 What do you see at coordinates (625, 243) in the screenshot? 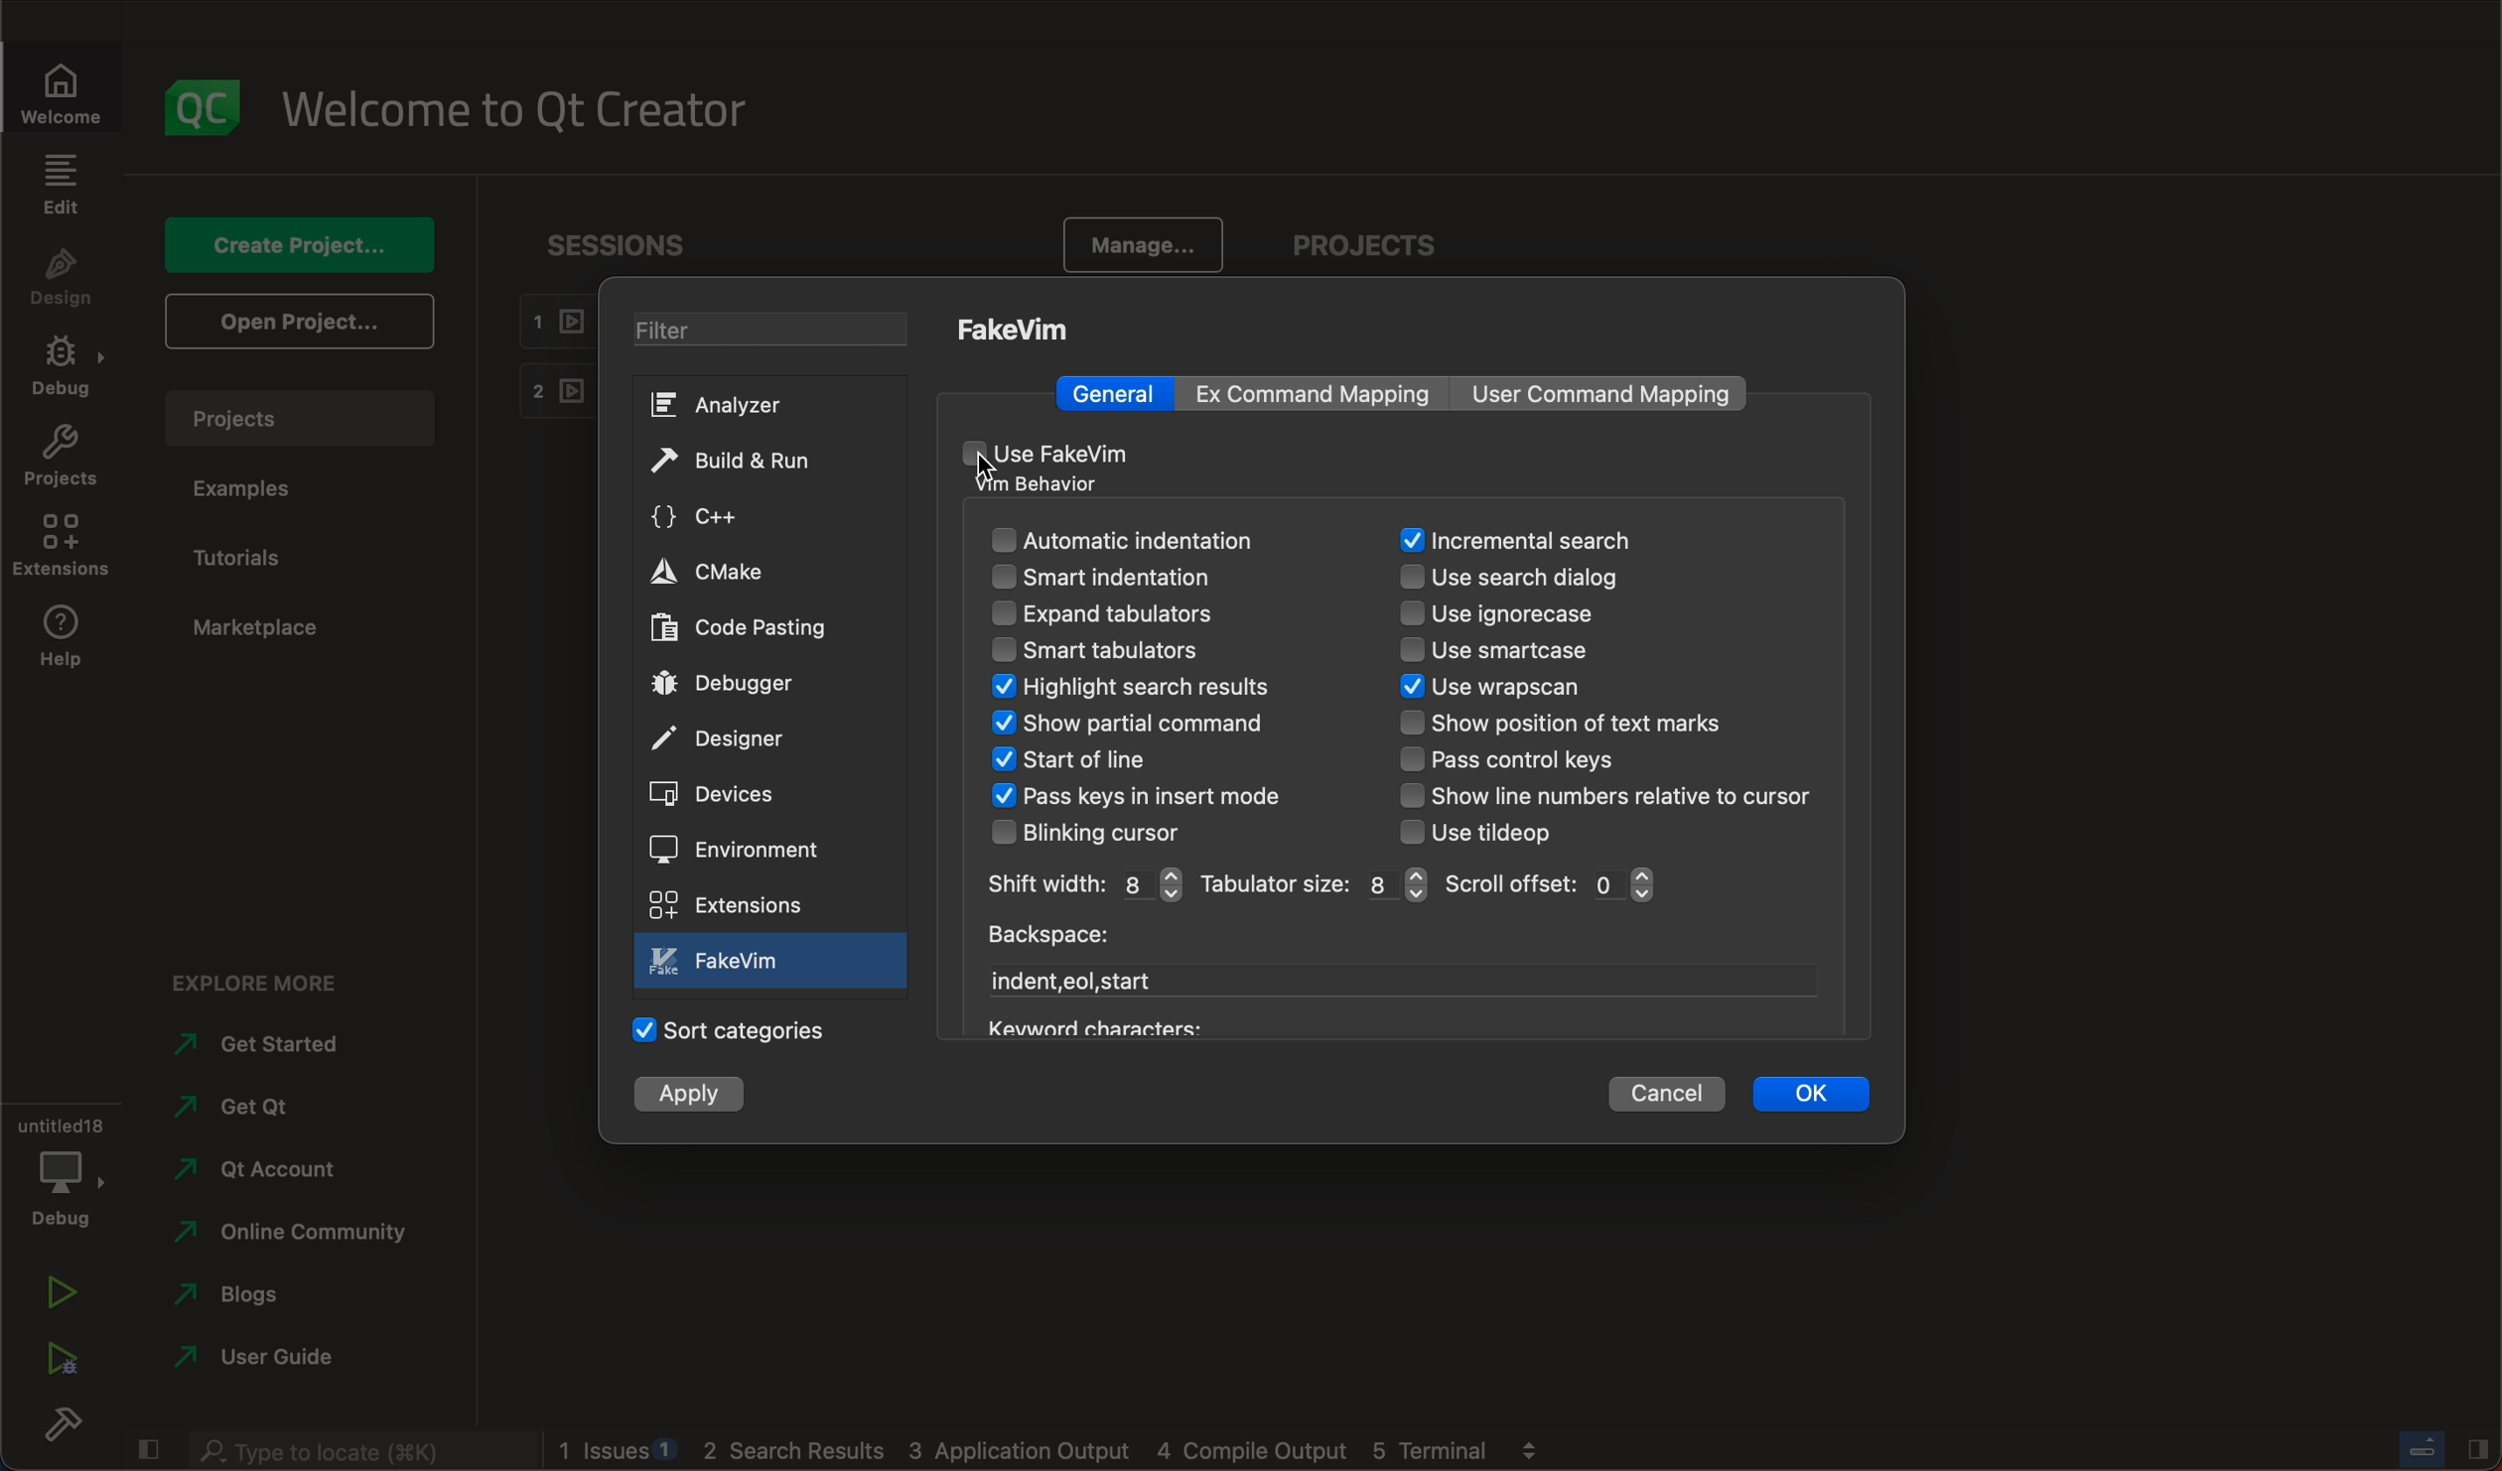
I see `sessions` at bounding box center [625, 243].